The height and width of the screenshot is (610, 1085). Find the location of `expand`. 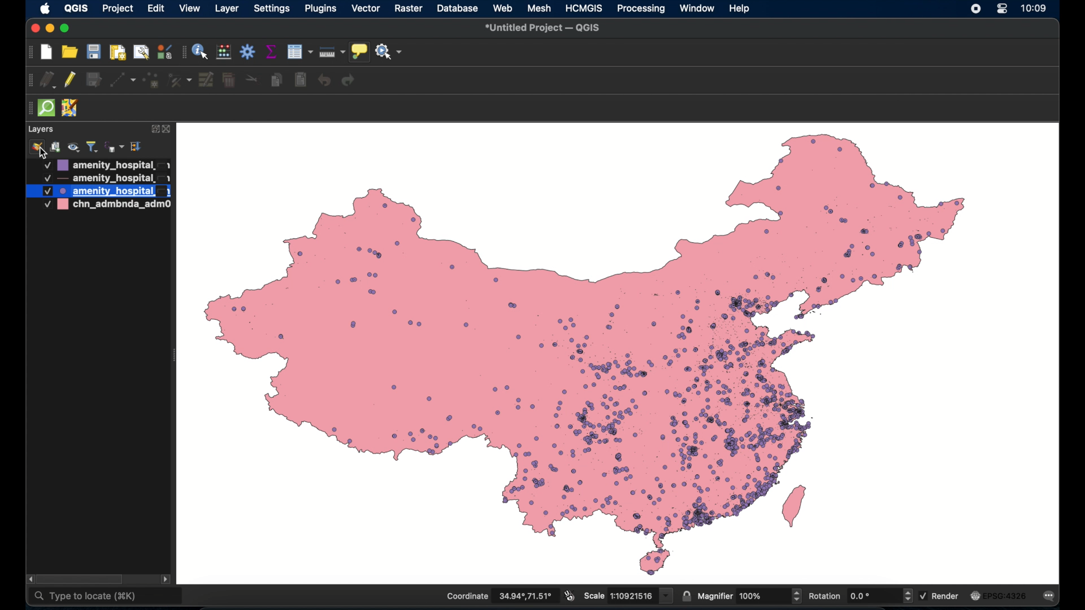

expand is located at coordinates (152, 129).